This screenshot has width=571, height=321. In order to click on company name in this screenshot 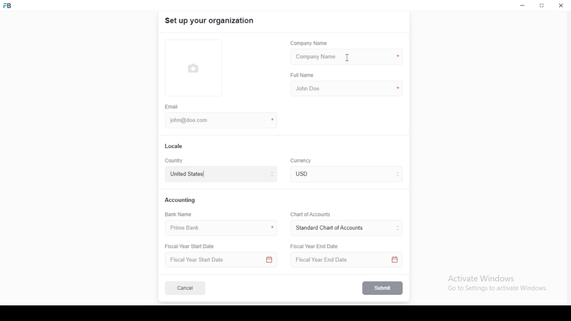, I will do `click(348, 57)`.